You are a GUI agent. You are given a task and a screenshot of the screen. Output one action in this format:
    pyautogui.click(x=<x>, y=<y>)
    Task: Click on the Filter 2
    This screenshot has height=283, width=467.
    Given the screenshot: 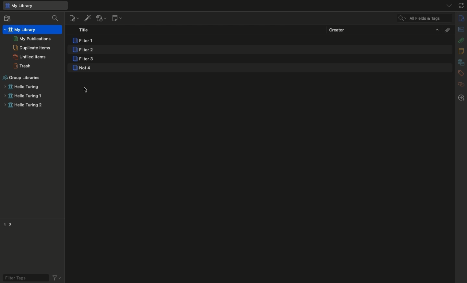 What is the action you would take?
    pyautogui.click(x=83, y=50)
    